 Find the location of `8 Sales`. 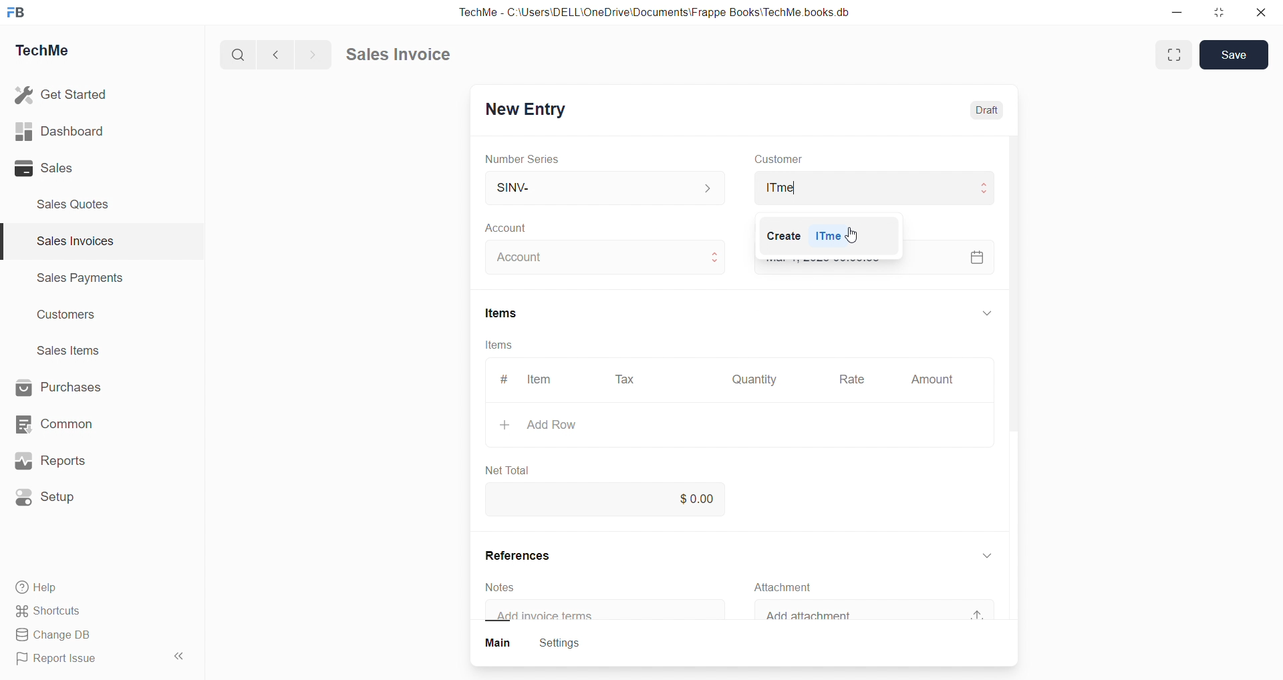

8 Sales is located at coordinates (47, 168).